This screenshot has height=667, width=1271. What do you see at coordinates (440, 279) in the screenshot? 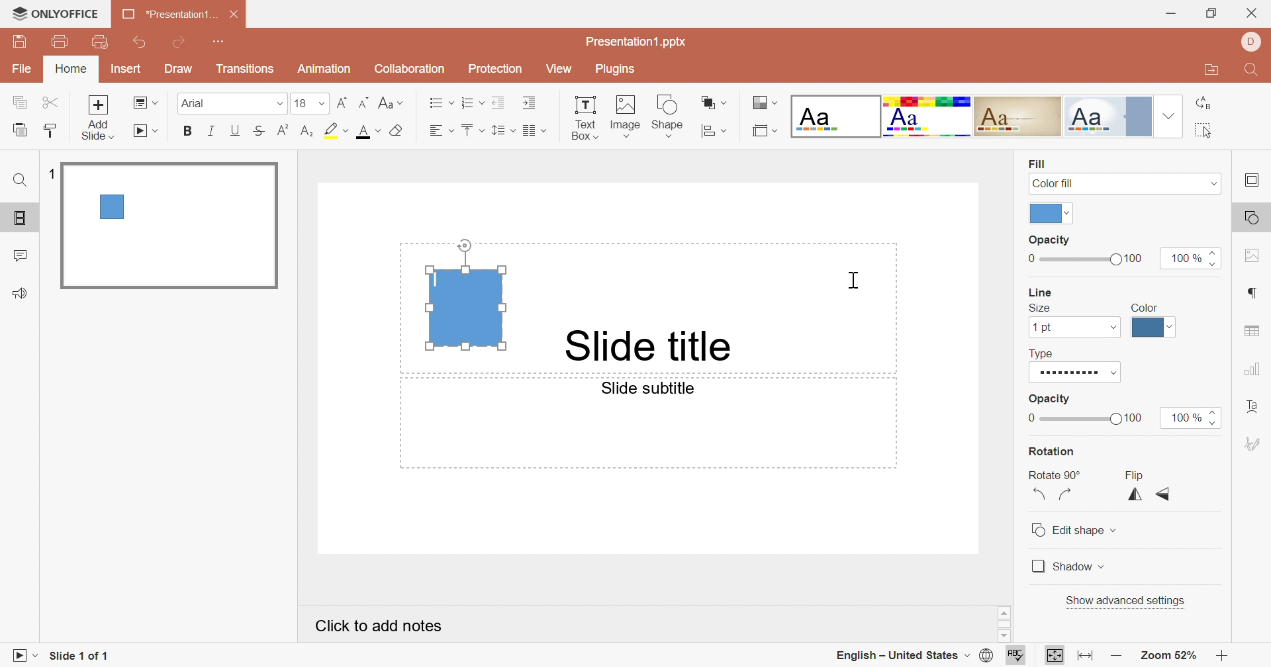
I see `Typing Cursor` at bounding box center [440, 279].